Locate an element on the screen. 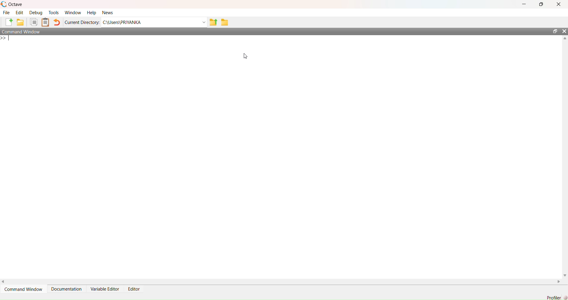 Image resolution: width=568 pixels, height=300 pixels. File is located at coordinates (7, 12).